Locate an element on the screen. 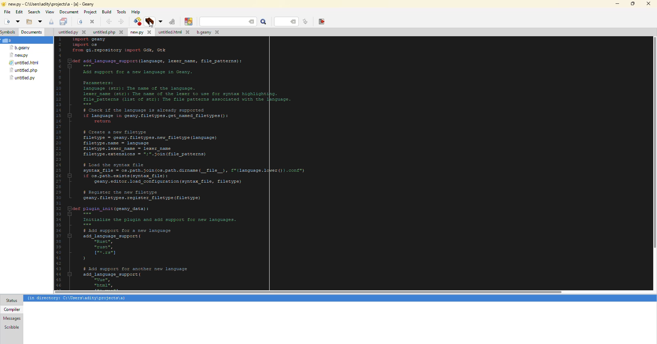 The width and height of the screenshot is (657, 344). document is located at coordinates (33, 33).